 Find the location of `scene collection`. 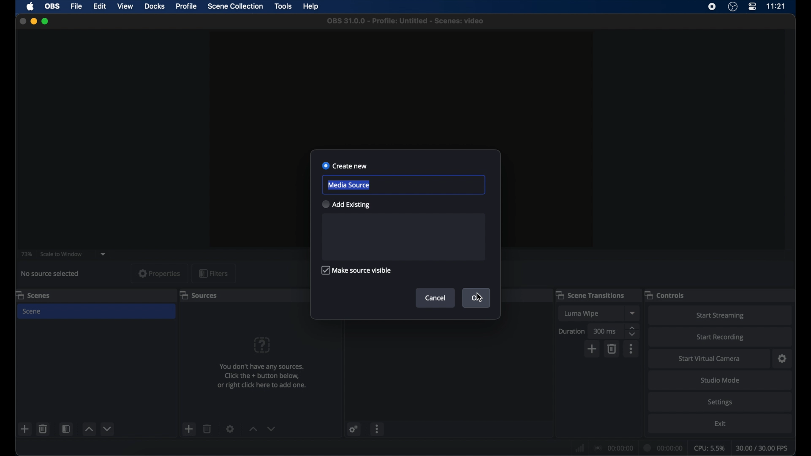

scene collection is located at coordinates (235, 6).